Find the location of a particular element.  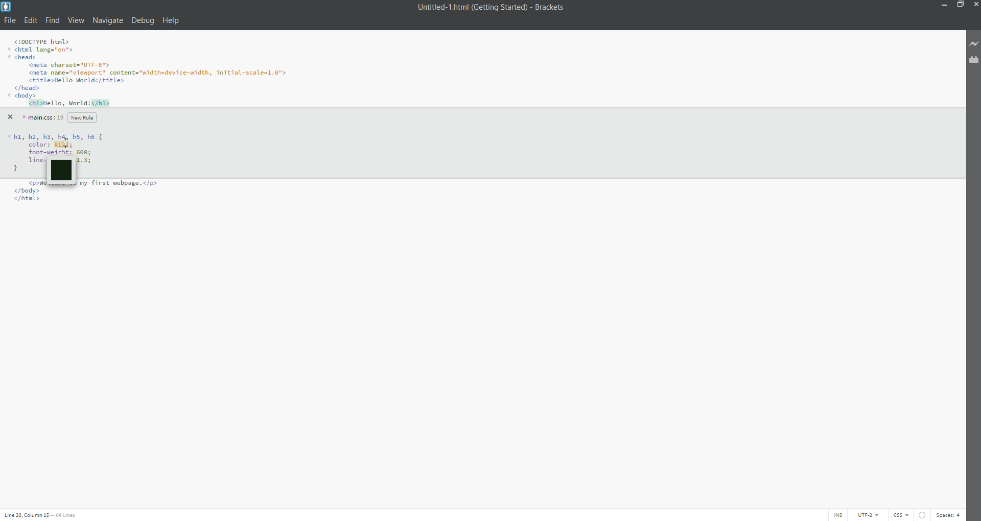

main.css is located at coordinates (41, 117).